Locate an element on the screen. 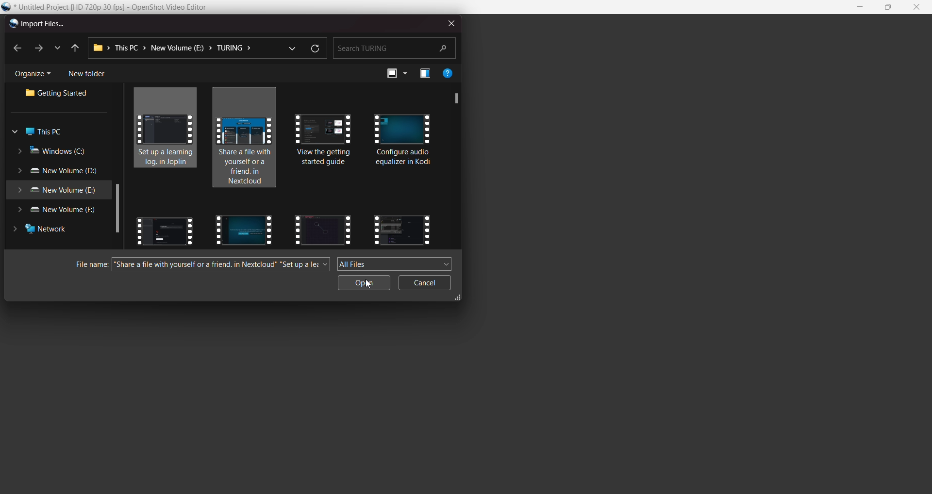  new folder is located at coordinates (87, 74).